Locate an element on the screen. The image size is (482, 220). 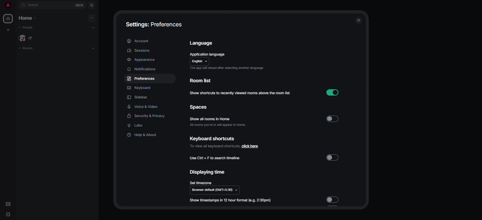
disabled is located at coordinates (333, 157).